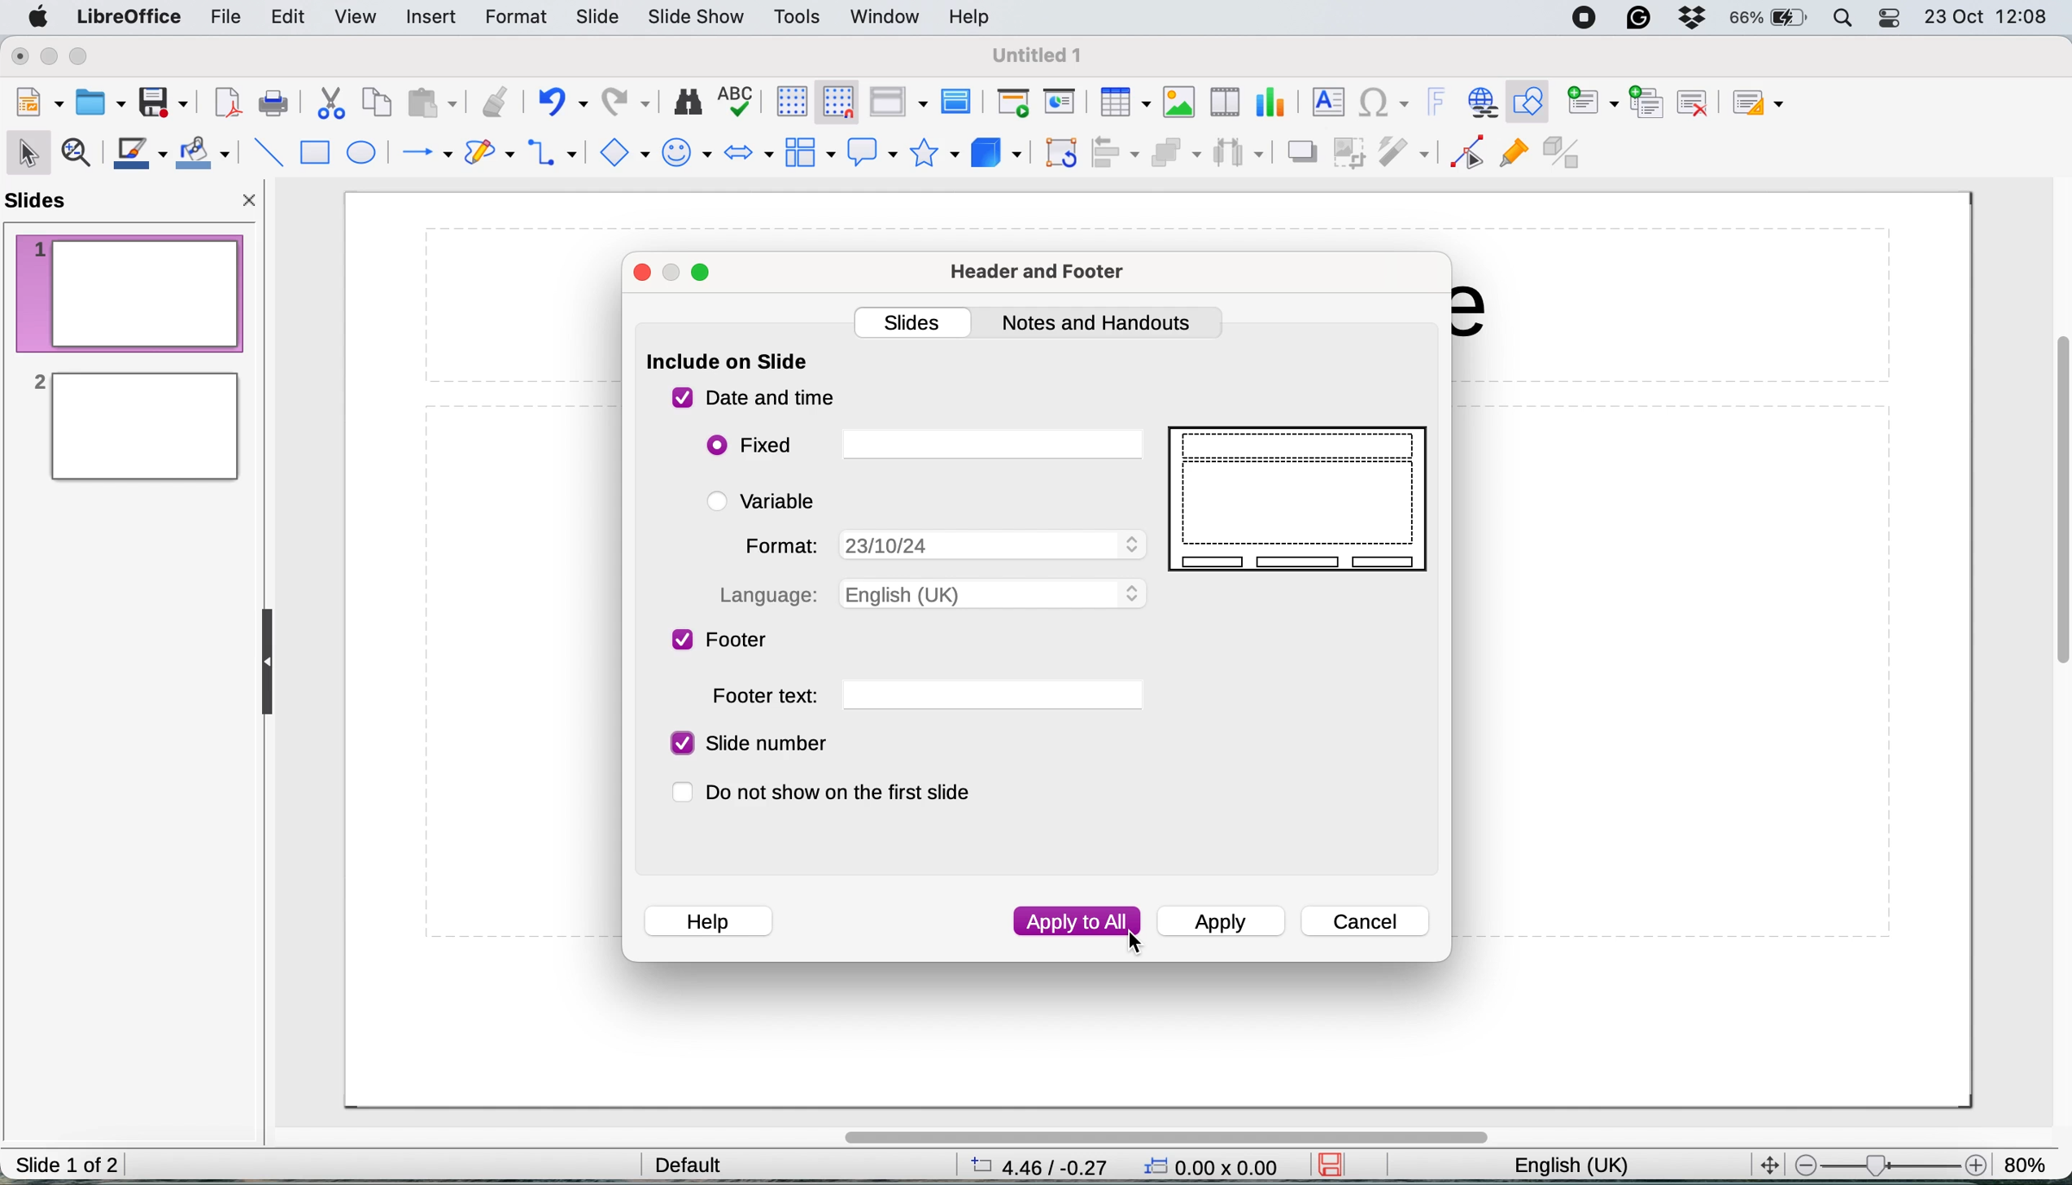 The height and width of the screenshot is (1185, 2072). What do you see at coordinates (1765, 103) in the screenshot?
I see `slide layout` at bounding box center [1765, 103].